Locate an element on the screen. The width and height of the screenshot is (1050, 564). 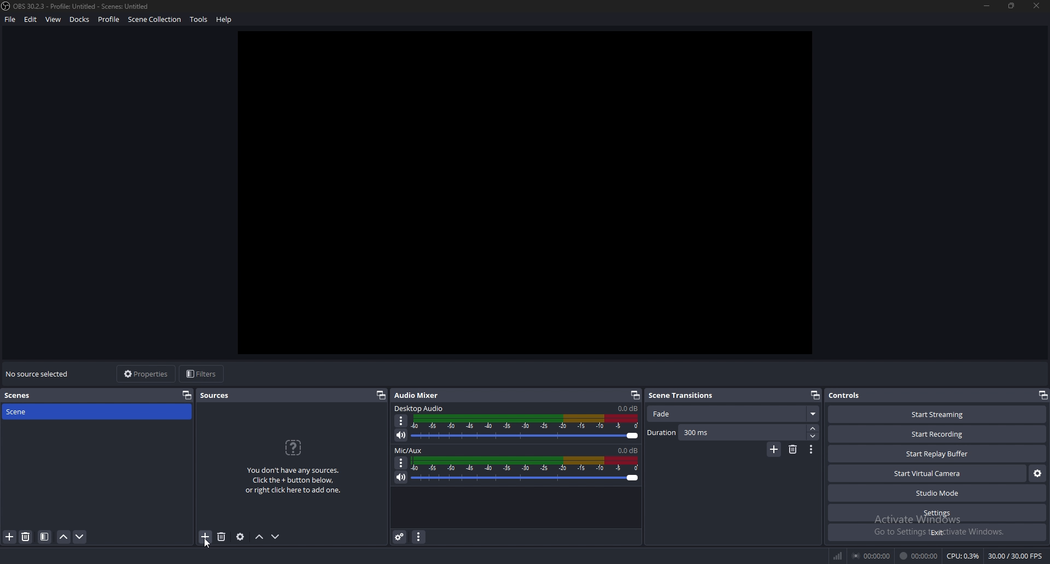
mute is located at coordinates (401, 435).